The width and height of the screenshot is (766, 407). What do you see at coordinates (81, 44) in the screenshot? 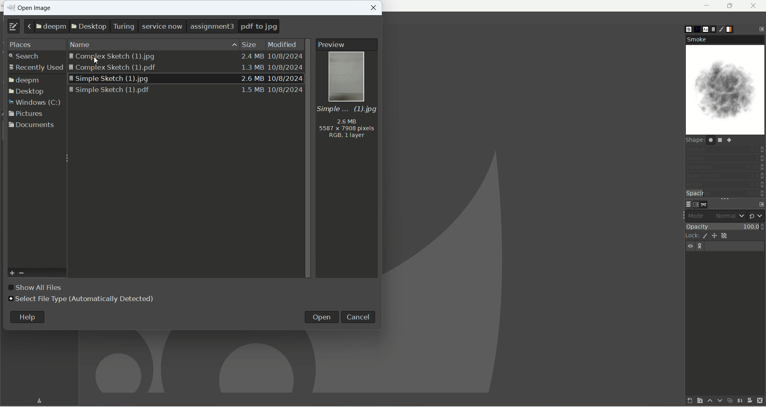
I see `name` at bounding box center [81, 44].